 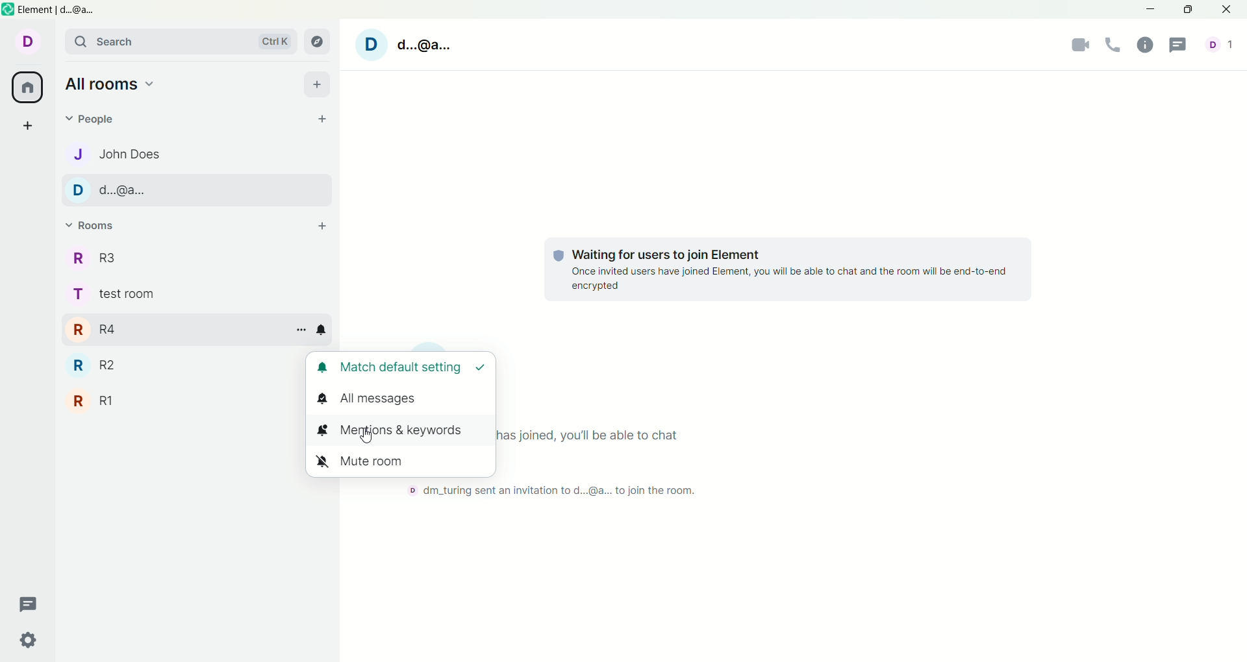 What do you see at coordinates (423, 45) in the screenshot?
I see `d...@a...` at bounding box center [423, 45].